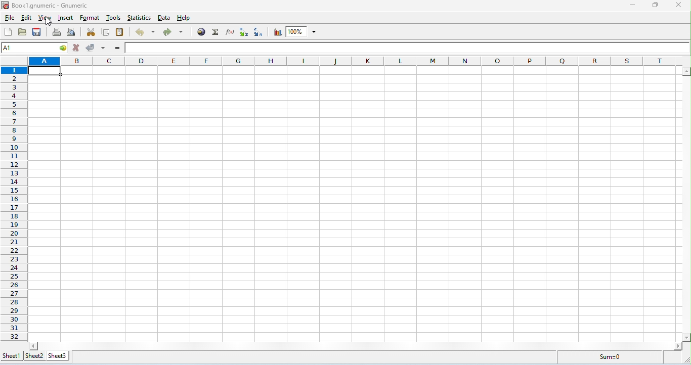 This screenshot has width=691, height=365. Describe the element at coordinates (686, 203) in the screenshot. I see `space for vertical scroll bar` at that location.